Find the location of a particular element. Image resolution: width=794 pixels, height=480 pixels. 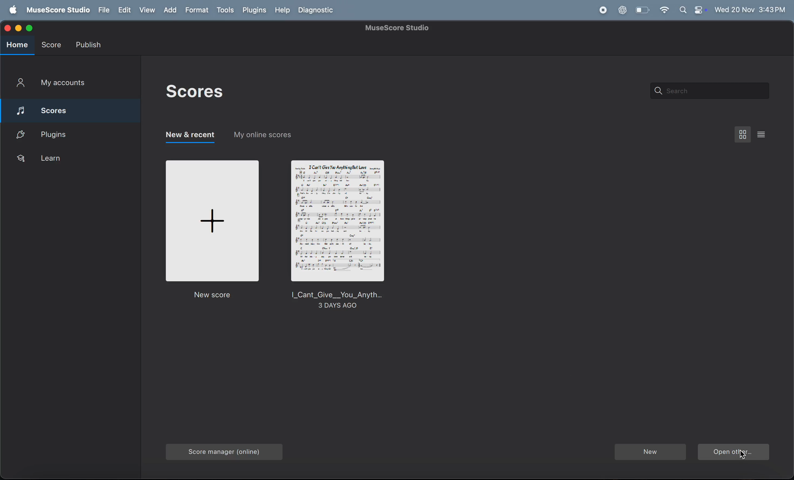

record is located at coordinates (603, 10).